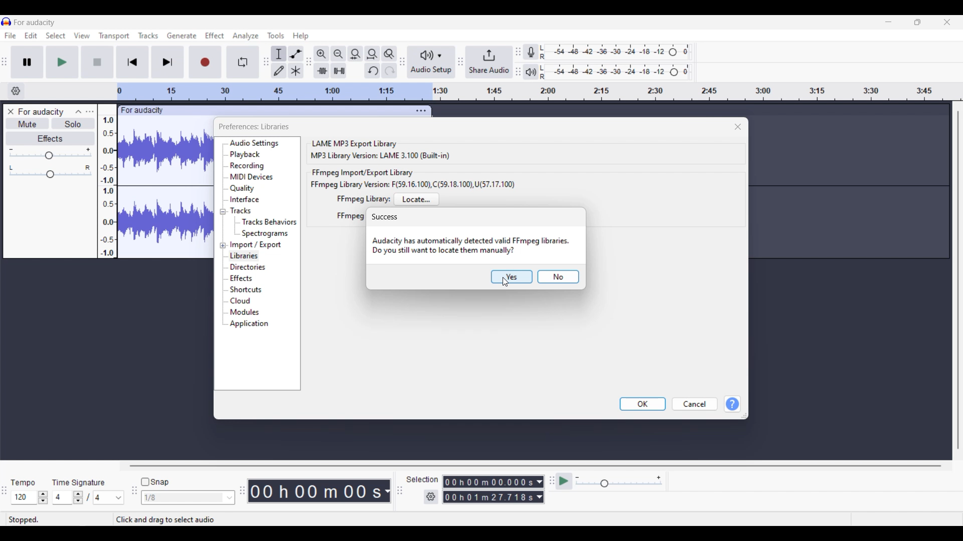 This screenshot has width=963, height=541. What do you see at coordinates (356, 54) in the screenshot?
I see `Fit selection to width` at bounding box center [356, 54].